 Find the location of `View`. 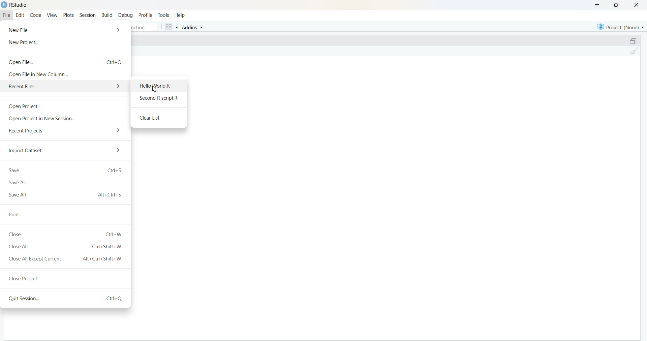

View is located at coordinates (52, 15).